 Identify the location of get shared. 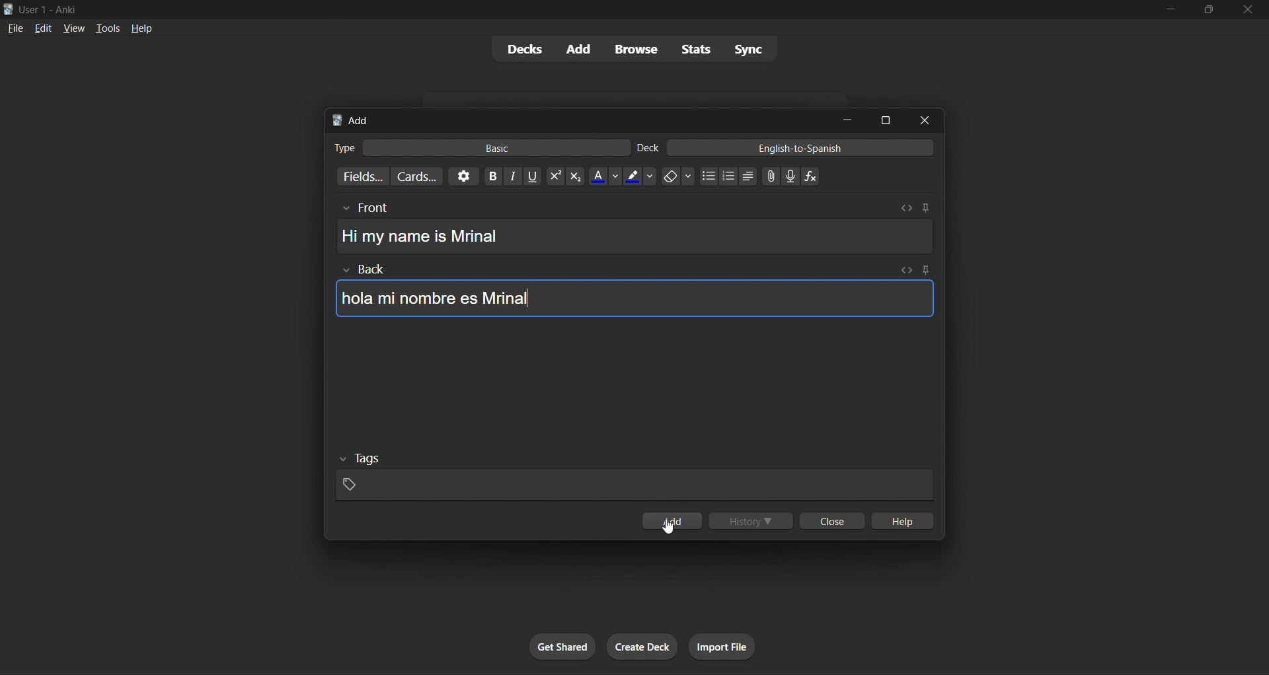
(562, 645).